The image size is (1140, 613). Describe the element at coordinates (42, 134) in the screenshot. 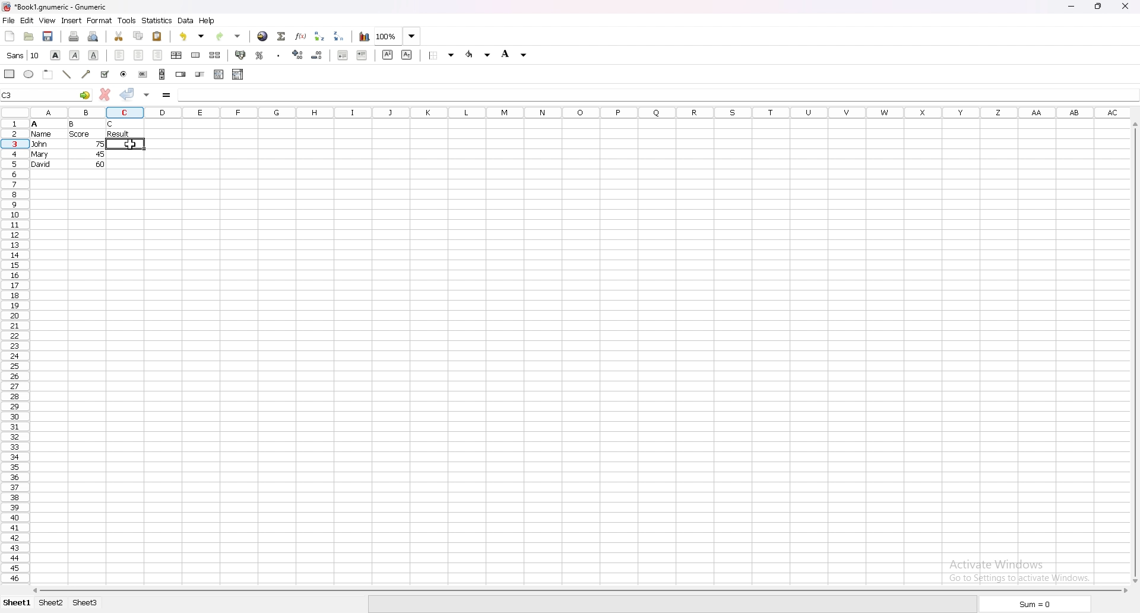

I see `name` at that location.